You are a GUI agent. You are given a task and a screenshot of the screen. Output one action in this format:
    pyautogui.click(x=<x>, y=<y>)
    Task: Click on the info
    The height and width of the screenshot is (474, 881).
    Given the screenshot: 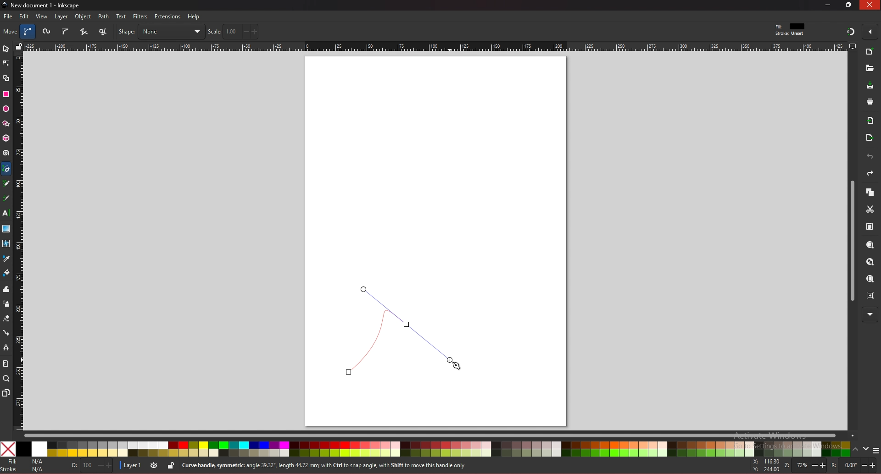 What is the action you would take?
    pyautogui.click(x=344, y=466)
    